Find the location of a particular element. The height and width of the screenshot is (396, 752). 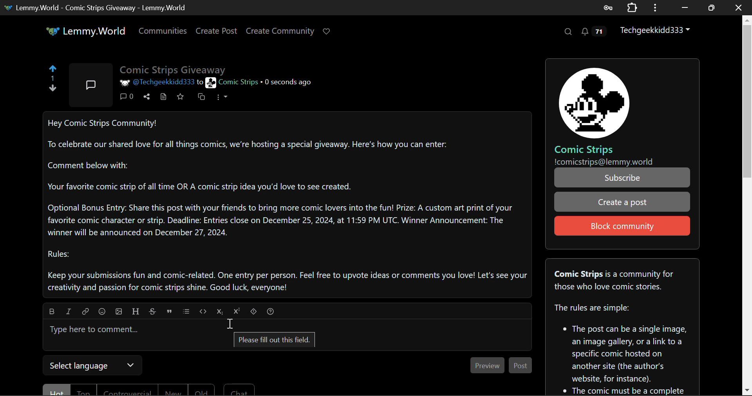

0 seconds ago is located at coordinates (290, 82).